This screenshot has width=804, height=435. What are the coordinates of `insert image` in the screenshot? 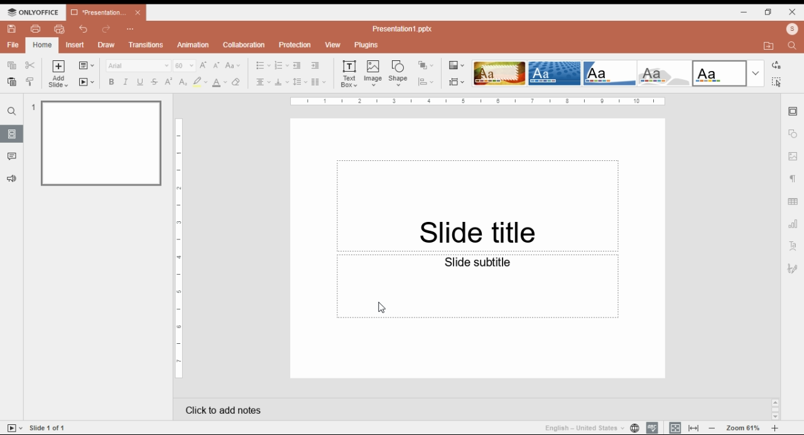 It's located at (374, 73).